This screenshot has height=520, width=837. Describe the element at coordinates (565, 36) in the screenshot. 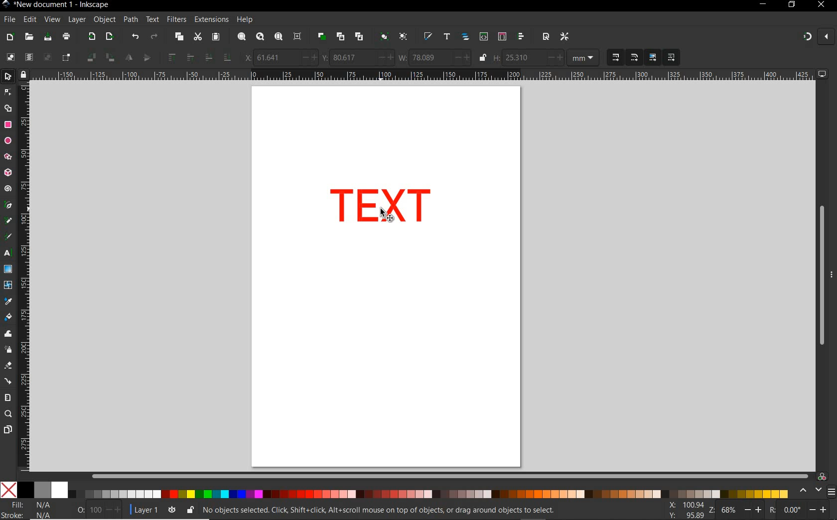

I see `open preferences` at that location.